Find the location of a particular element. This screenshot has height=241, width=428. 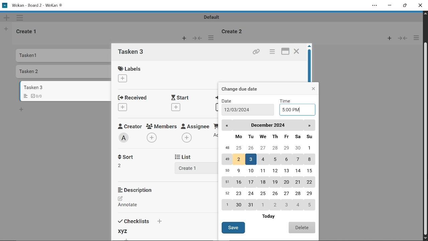

Save is located at coordinates (233, 228).